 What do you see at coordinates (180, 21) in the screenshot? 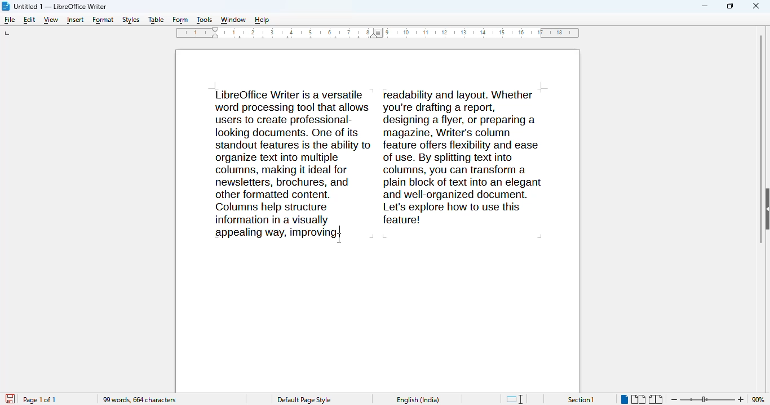
I see `form` at bounding box center [180, 21].